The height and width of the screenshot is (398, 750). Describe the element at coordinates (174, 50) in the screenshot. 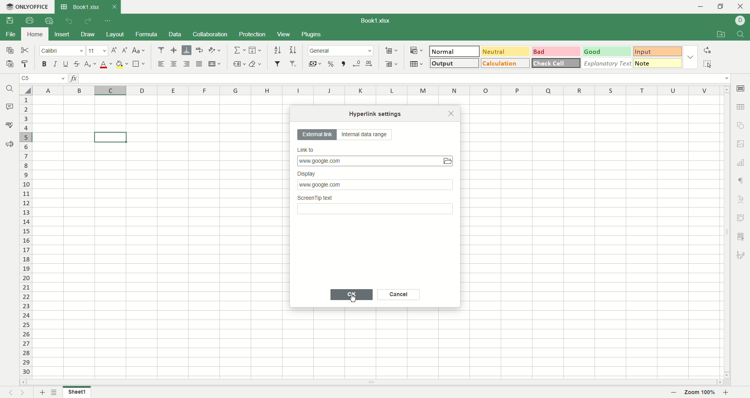

I see `align center` at that location.